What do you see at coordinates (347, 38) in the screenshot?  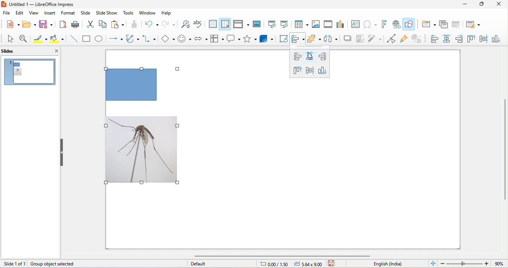 I see `shadow` at bounding box center [347, 38].